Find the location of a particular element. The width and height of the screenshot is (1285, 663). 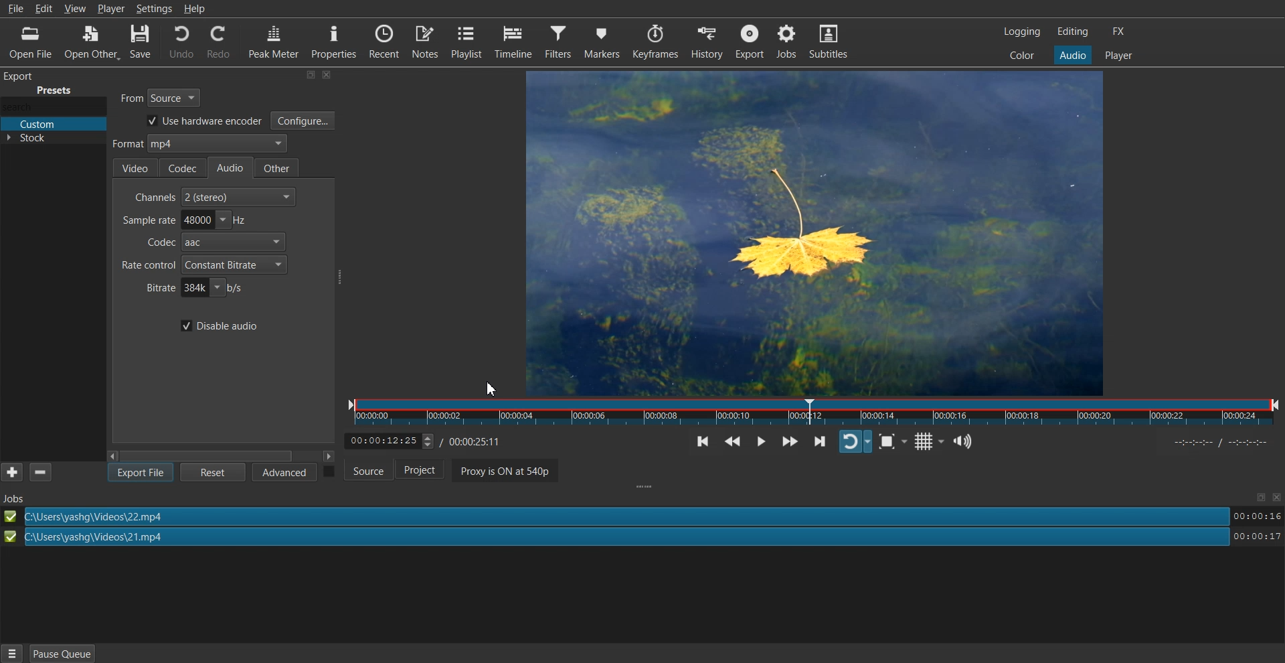

Source is located at coordinates (367, 473).